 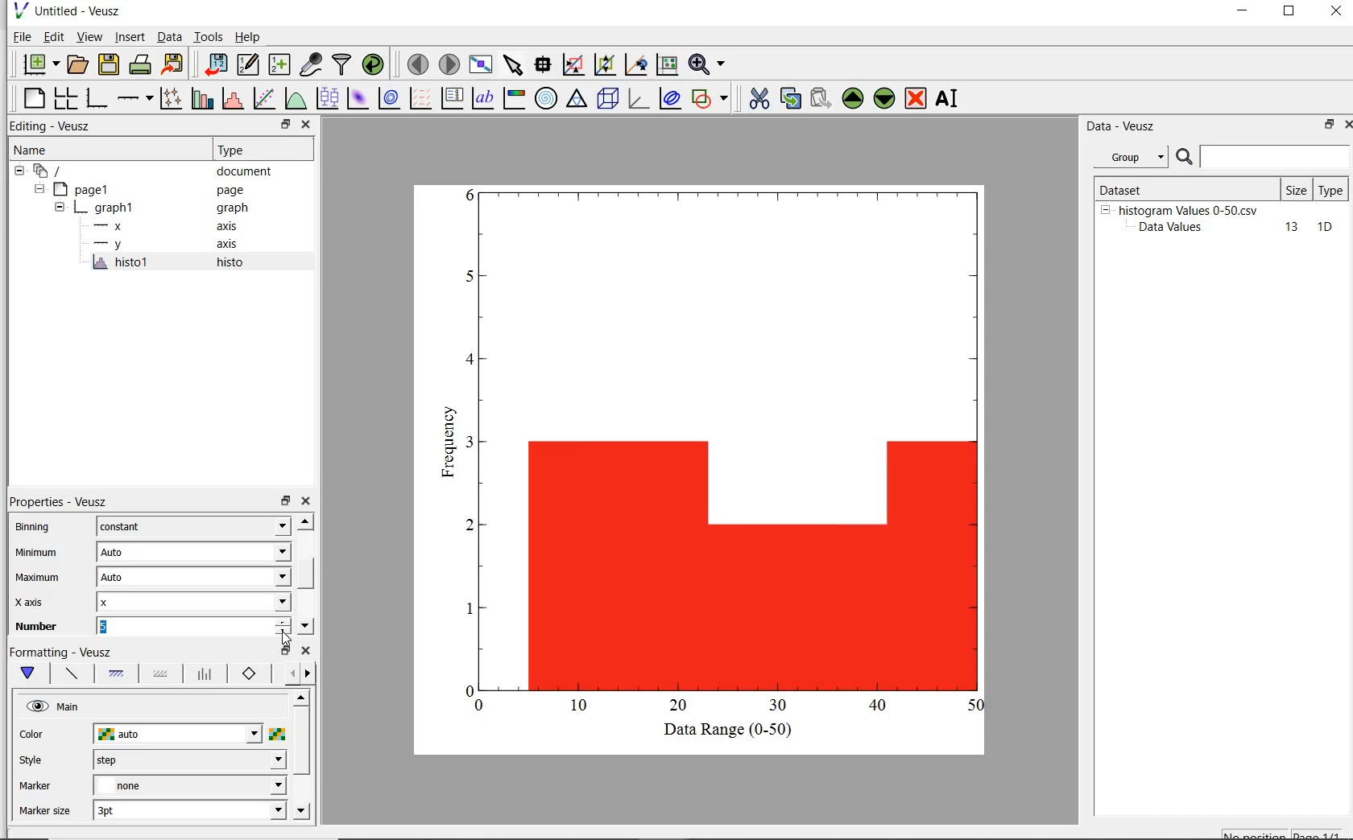 What do you see at coordinates (301, 812) in the screenshot?
I see `move down` at bounding box center [301, 812].